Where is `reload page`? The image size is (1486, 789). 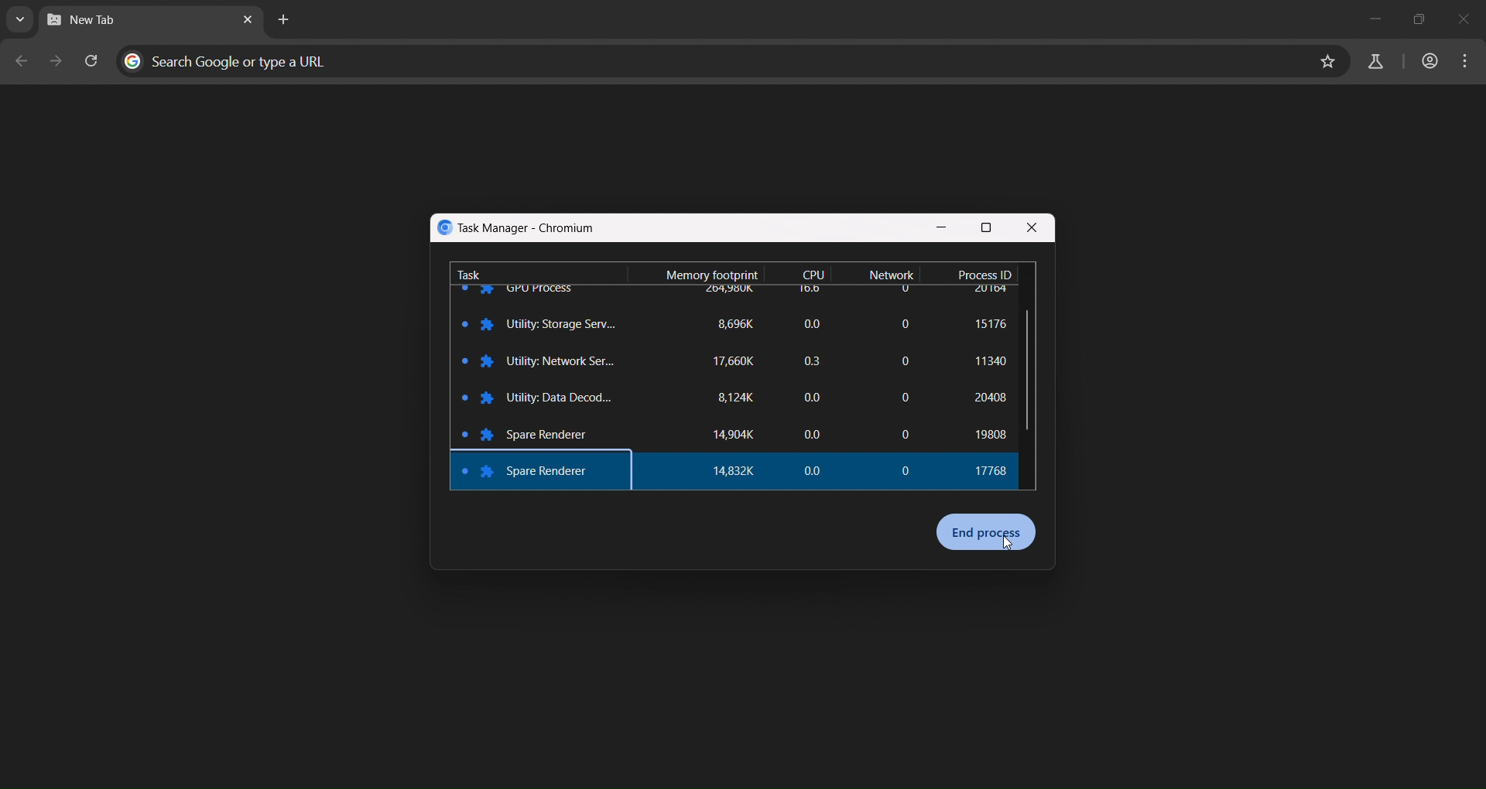
reload page is located at coordinates (94, 60).